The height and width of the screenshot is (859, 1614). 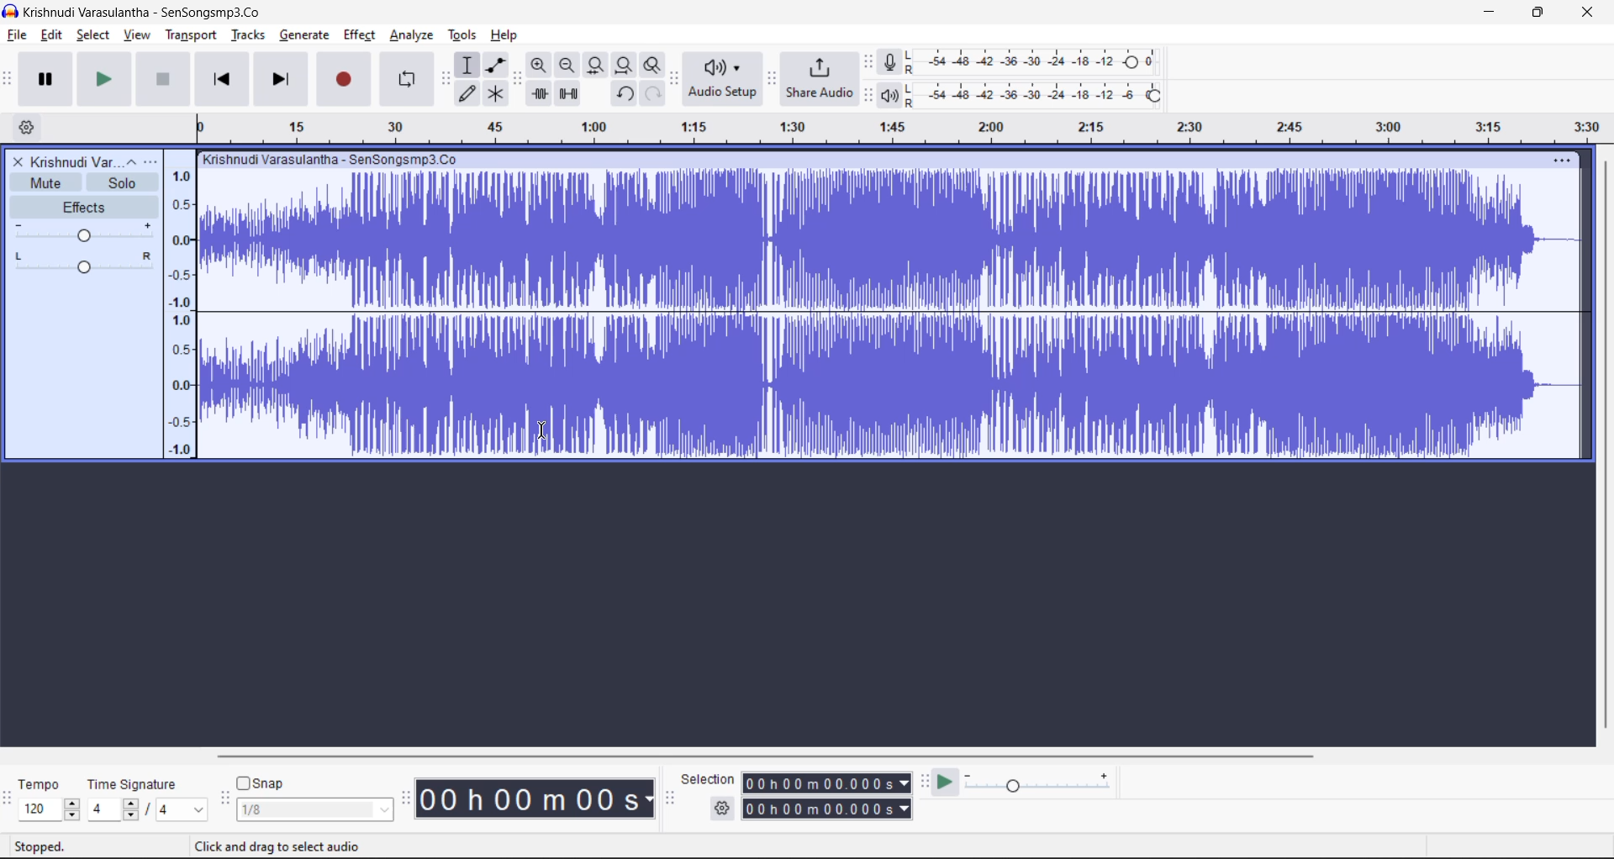 What do you see at coordinates (656, 66) in the screenshot?
I see `zoom toggle` at bounding box center [656, 66].